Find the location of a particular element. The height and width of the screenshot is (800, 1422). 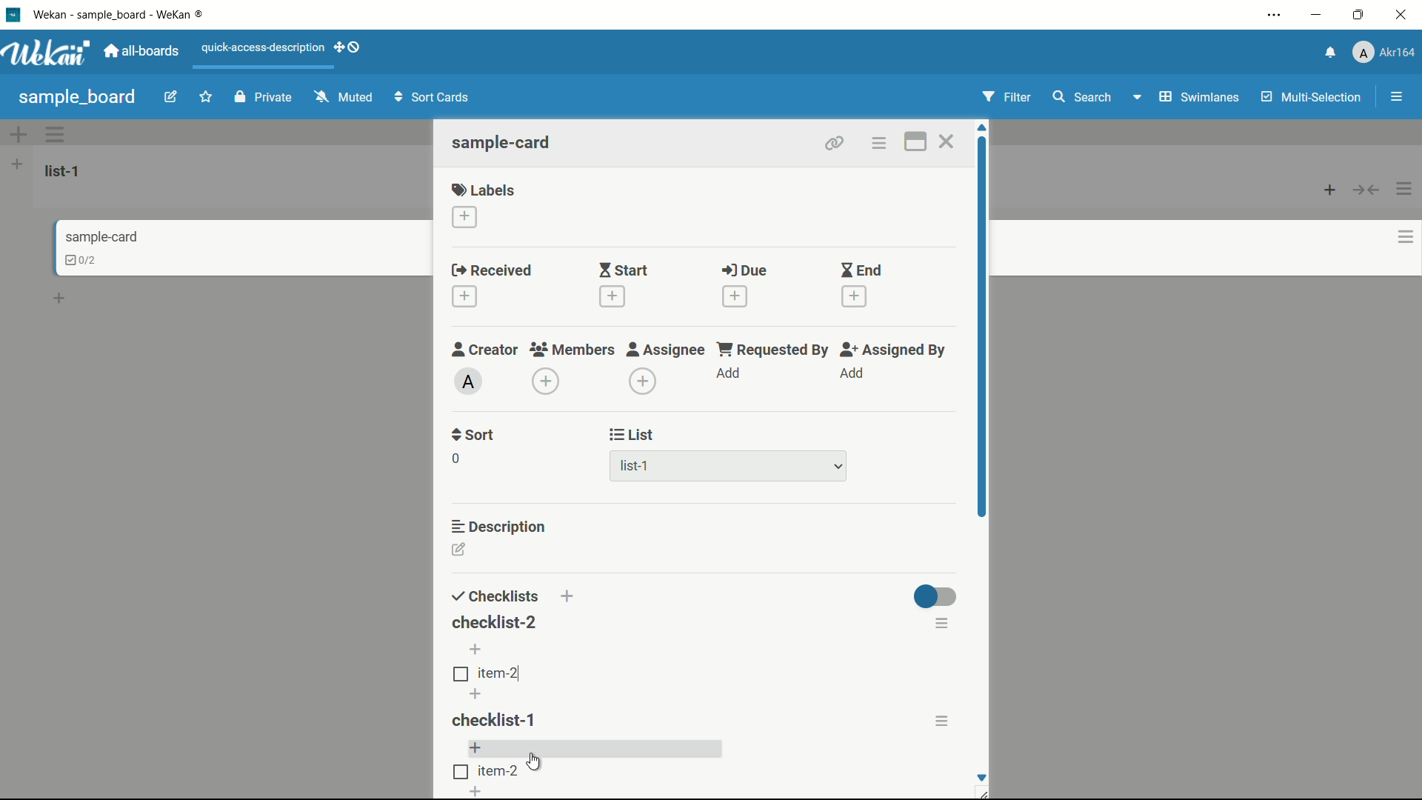

board name is located at coordinates (77, 97).